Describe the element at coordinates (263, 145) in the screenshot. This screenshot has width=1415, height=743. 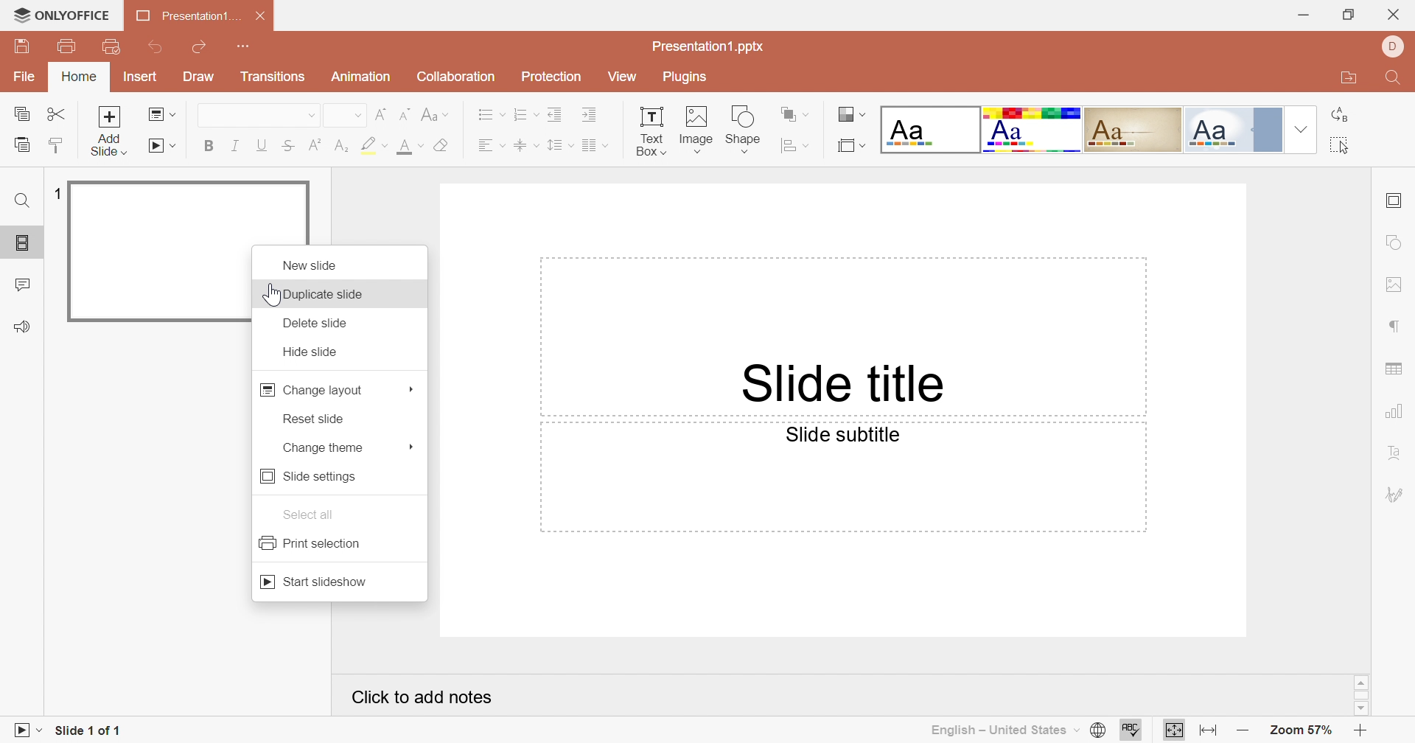
I see `Underline` at that location.